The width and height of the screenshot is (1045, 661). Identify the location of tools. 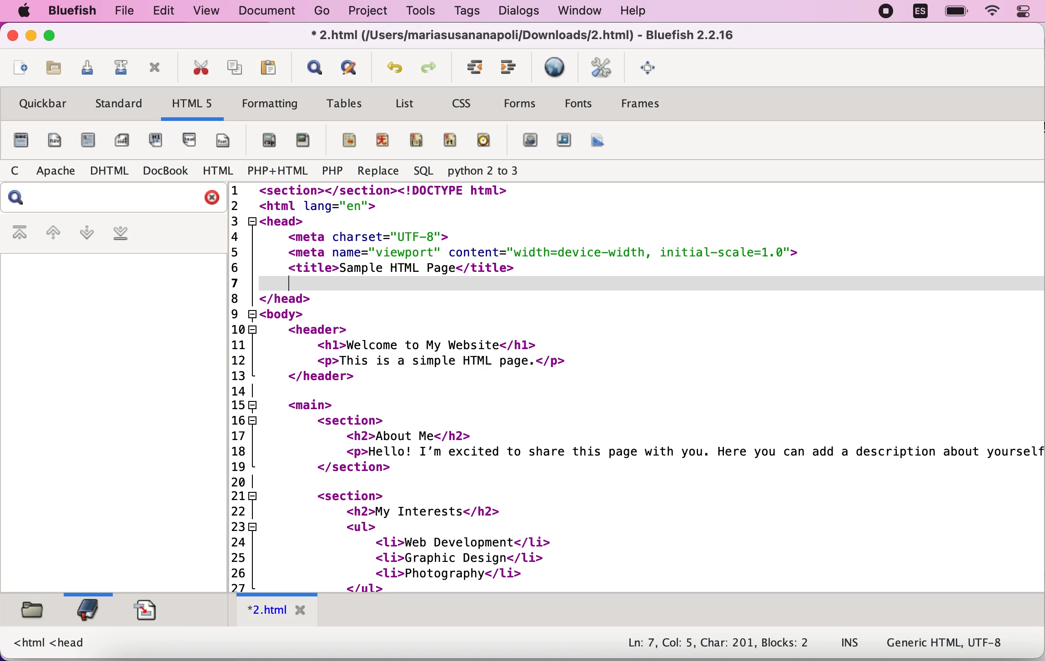
(424, 11).